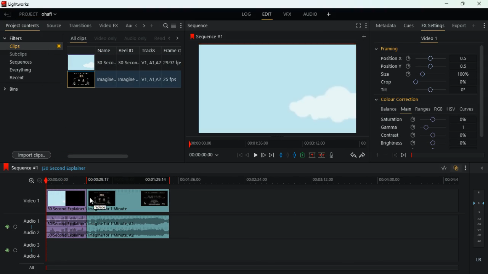 This screenshot has height=274, width=488. Describe the element at coordinates (276, 144) in the screenshot. I see `time` at that location.